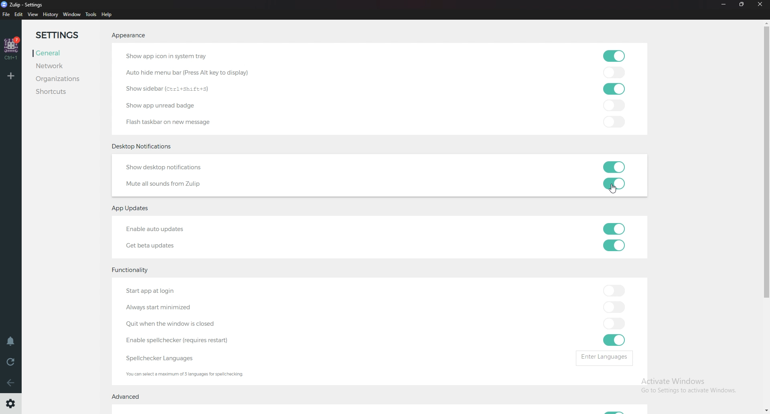  Describe the element at coordinates (134, 209) in the screenshot. I see `App updates` at that location.